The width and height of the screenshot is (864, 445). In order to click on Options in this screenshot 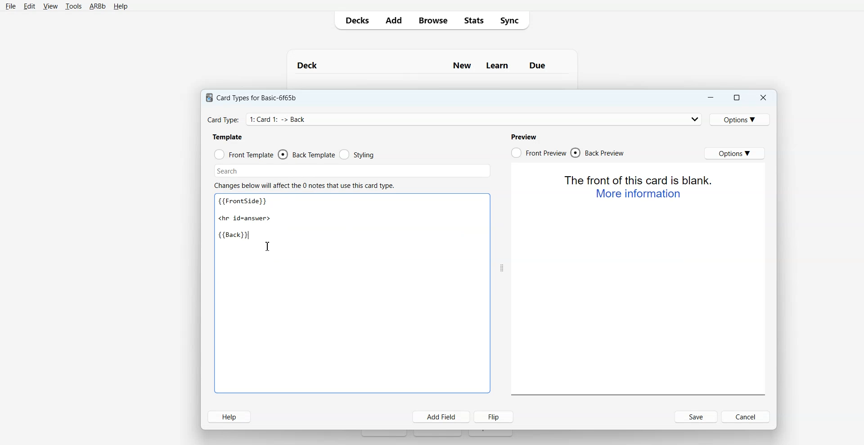, I will do `click(742, 119)`.